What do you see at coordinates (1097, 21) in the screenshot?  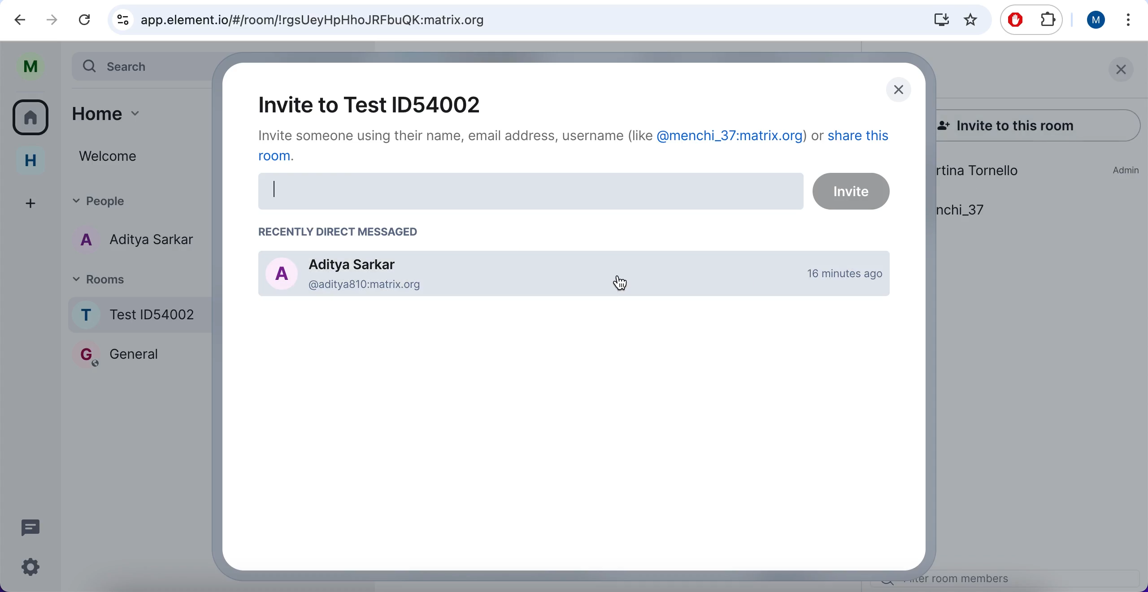 I see `user` at bounding box center [1097, 21].